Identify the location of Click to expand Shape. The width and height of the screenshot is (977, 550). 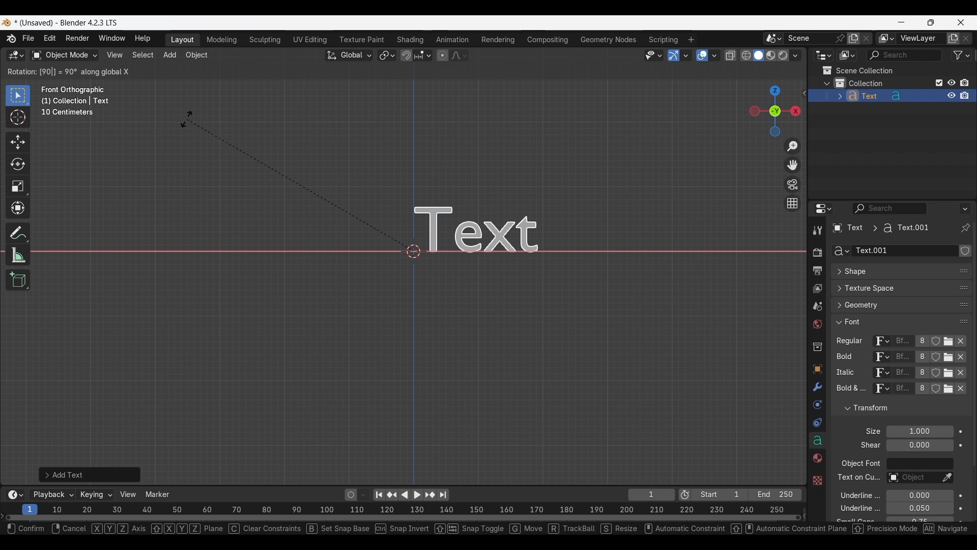
(890, 272).